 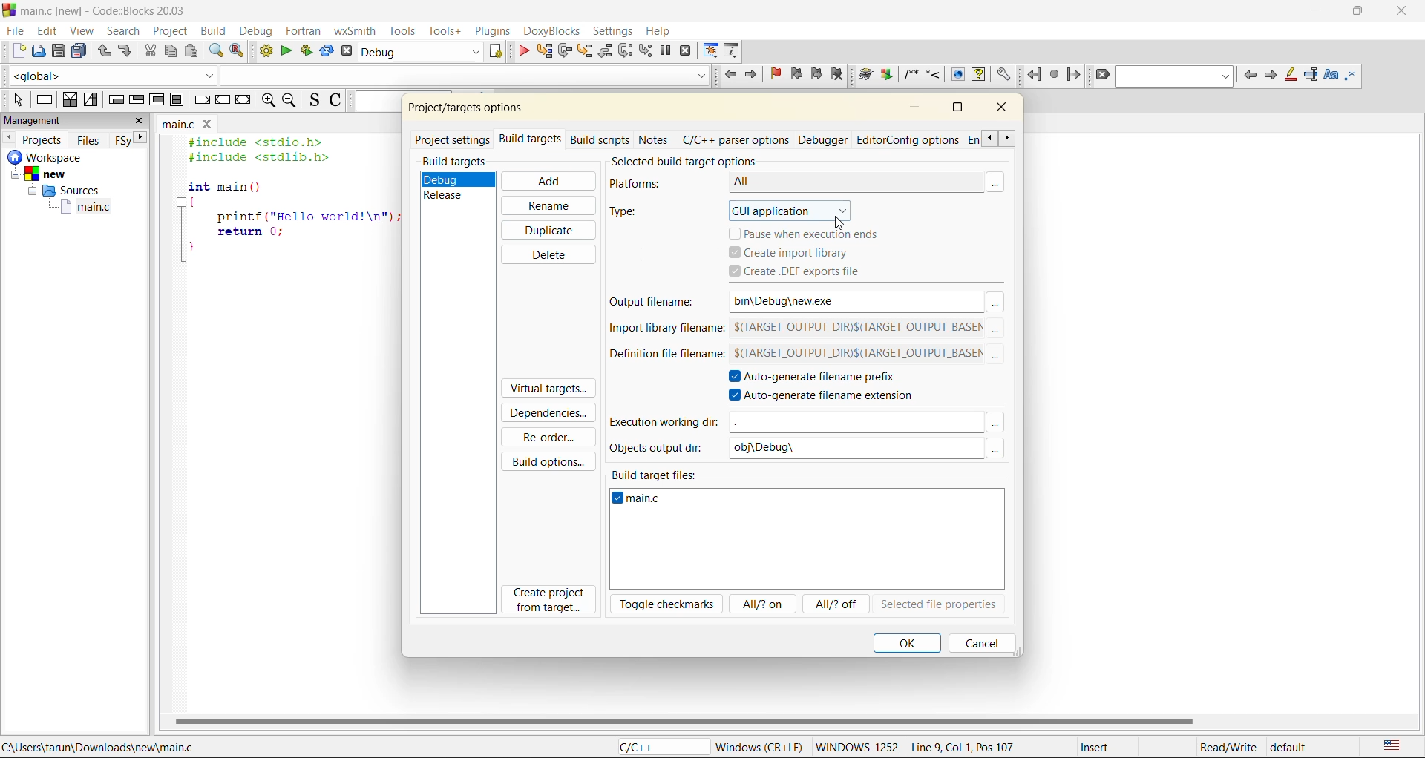 I want to click on debugging windows, so click(x=711, y=51).